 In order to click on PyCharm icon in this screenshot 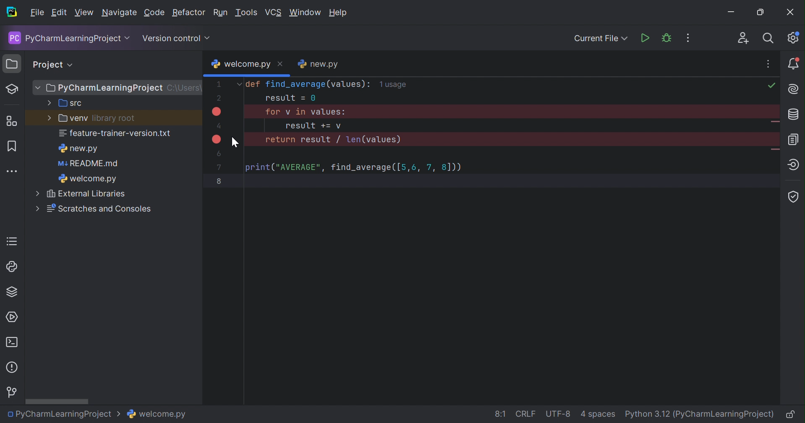, I will do `click(12, 13)`.